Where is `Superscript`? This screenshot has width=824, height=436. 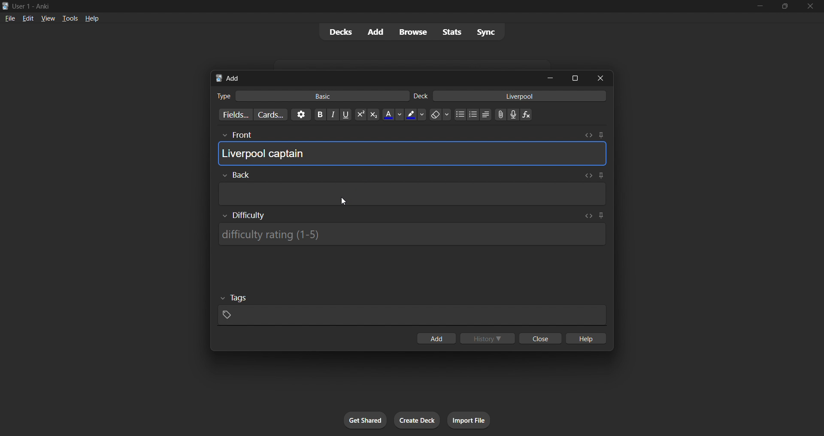
Superscript is located at coordinates (360, 115).